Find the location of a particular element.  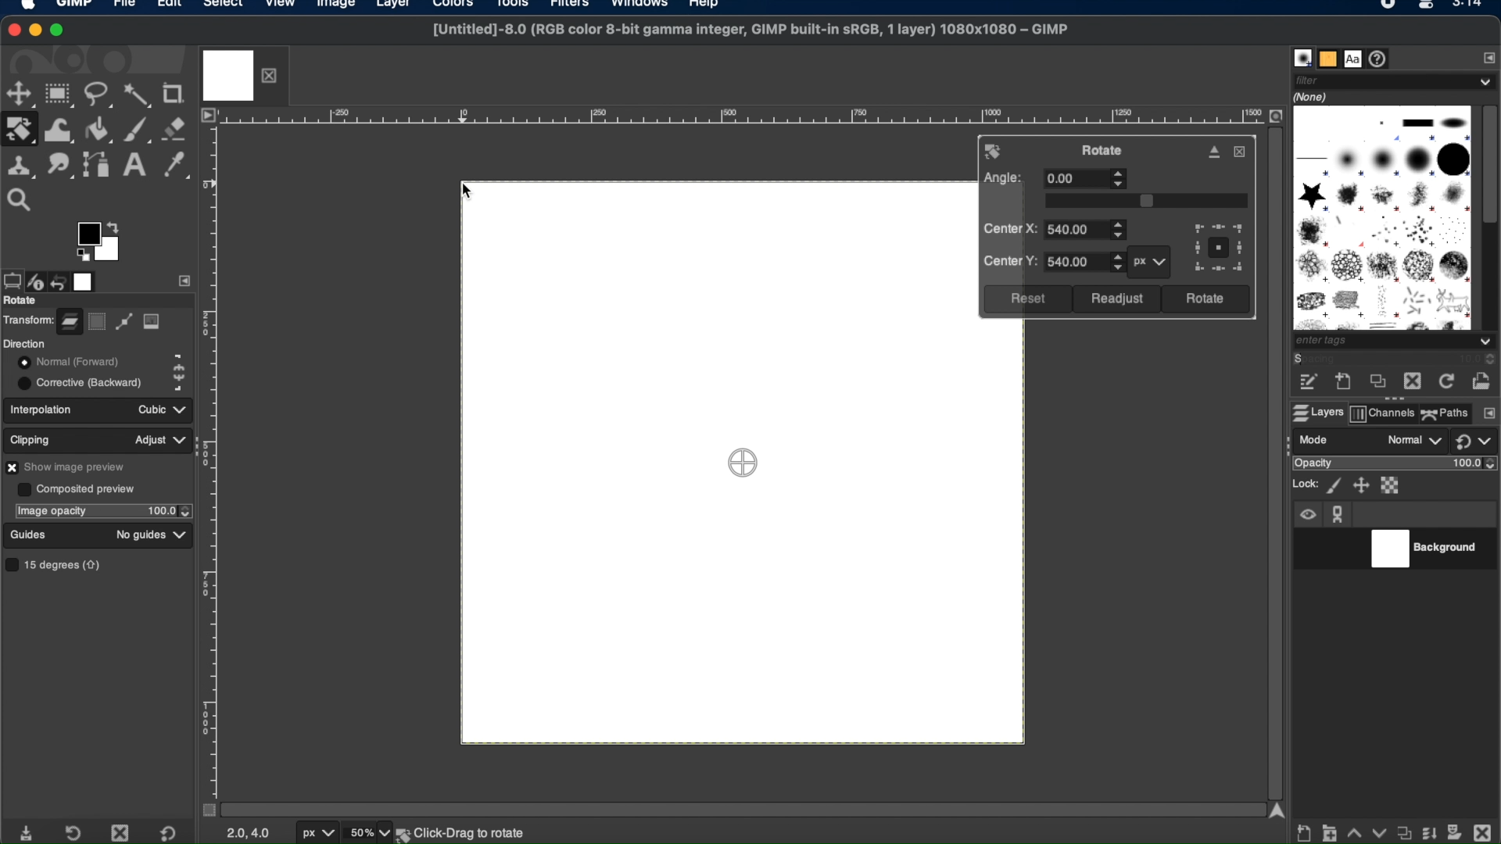

restore tool preset is located at coordinates (77, 831).